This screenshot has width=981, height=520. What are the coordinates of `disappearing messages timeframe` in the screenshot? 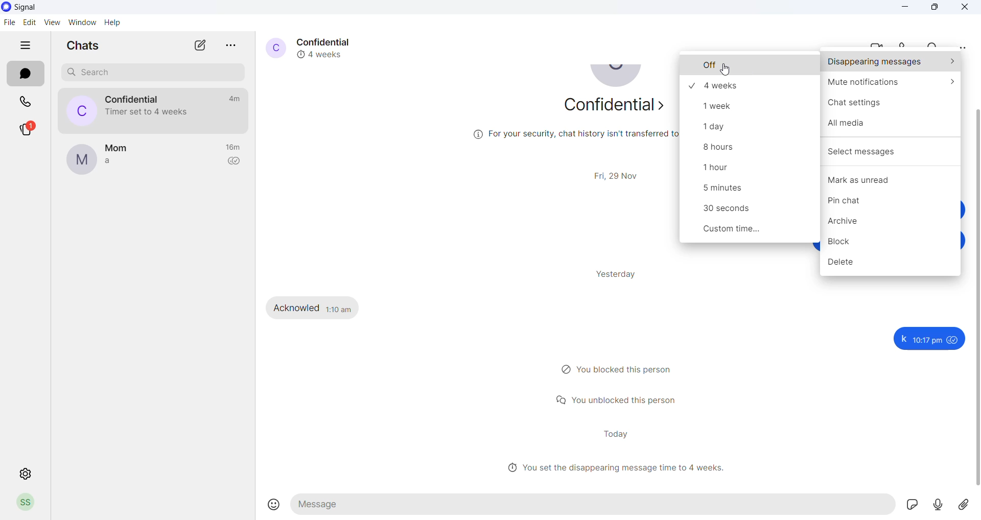 It's located at (752, 85).